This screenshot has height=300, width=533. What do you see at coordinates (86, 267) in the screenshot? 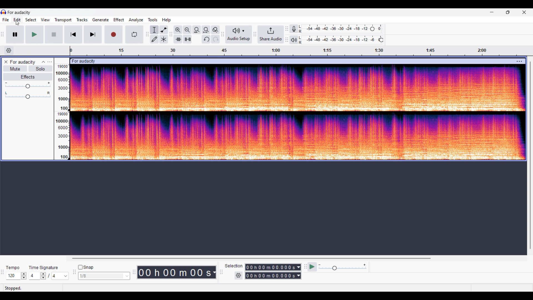
I see `Snap toggle` at bounding box center [86, 267].